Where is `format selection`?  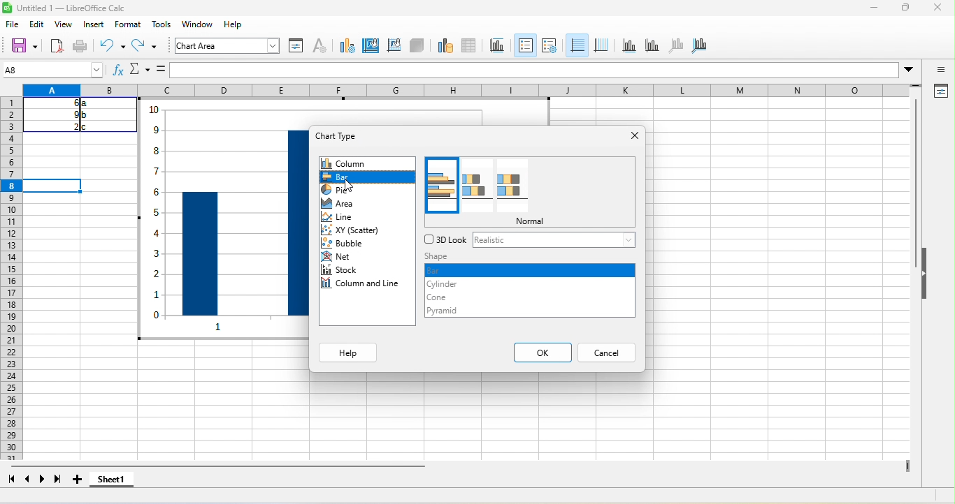
format selection is located at coordinates (295, 47).